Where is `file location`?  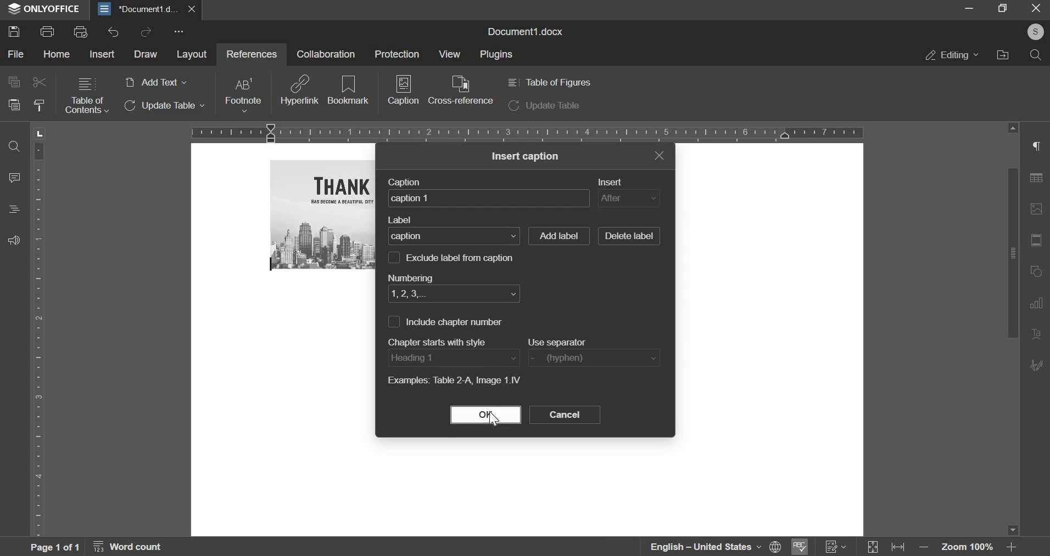
file location is located at coordinates (1002, 54).